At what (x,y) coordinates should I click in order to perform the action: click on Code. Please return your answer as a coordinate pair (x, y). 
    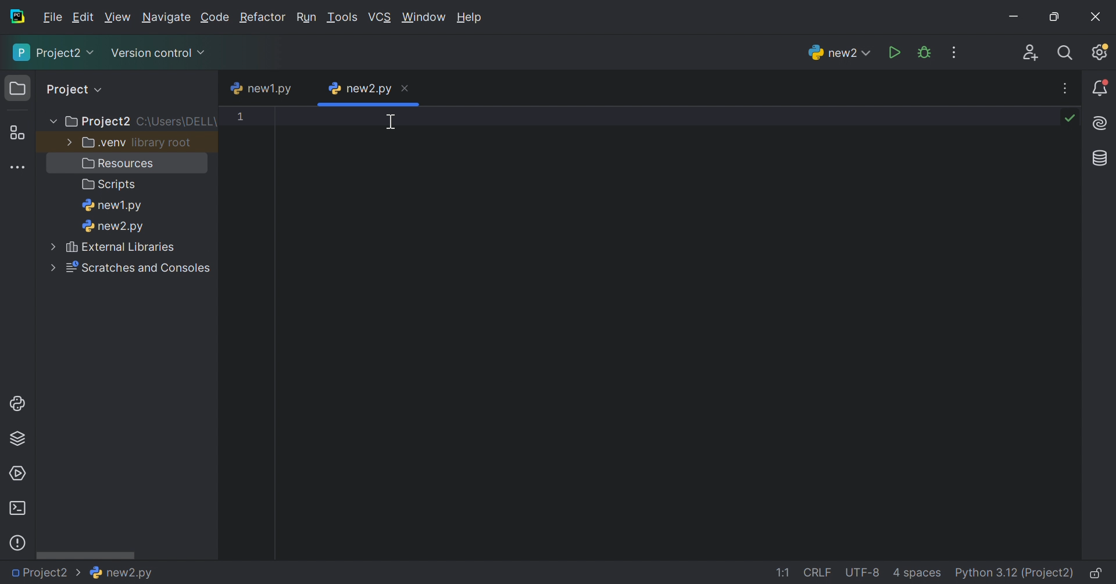
    Looking at the image, I should click on (214, 18).